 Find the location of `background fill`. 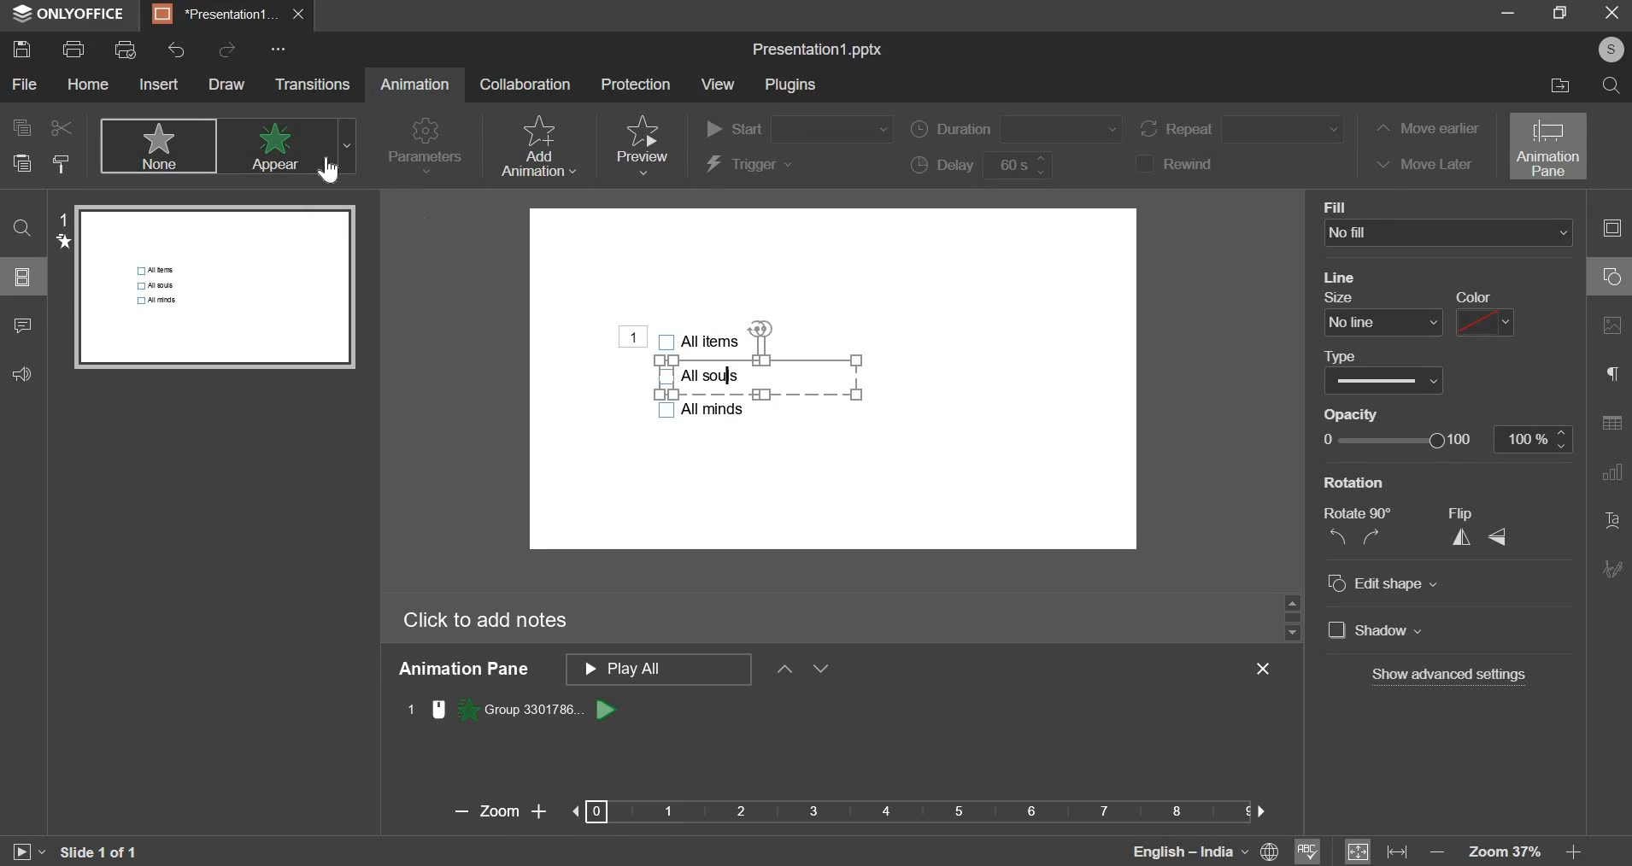

background fill is located at coordinates (1451, 232).